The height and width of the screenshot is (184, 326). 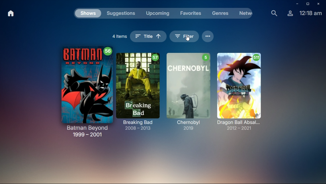 What do you see at coordinates (191, 13) in the screenshot?
I see `favorites` at bounding box center [191, 13].